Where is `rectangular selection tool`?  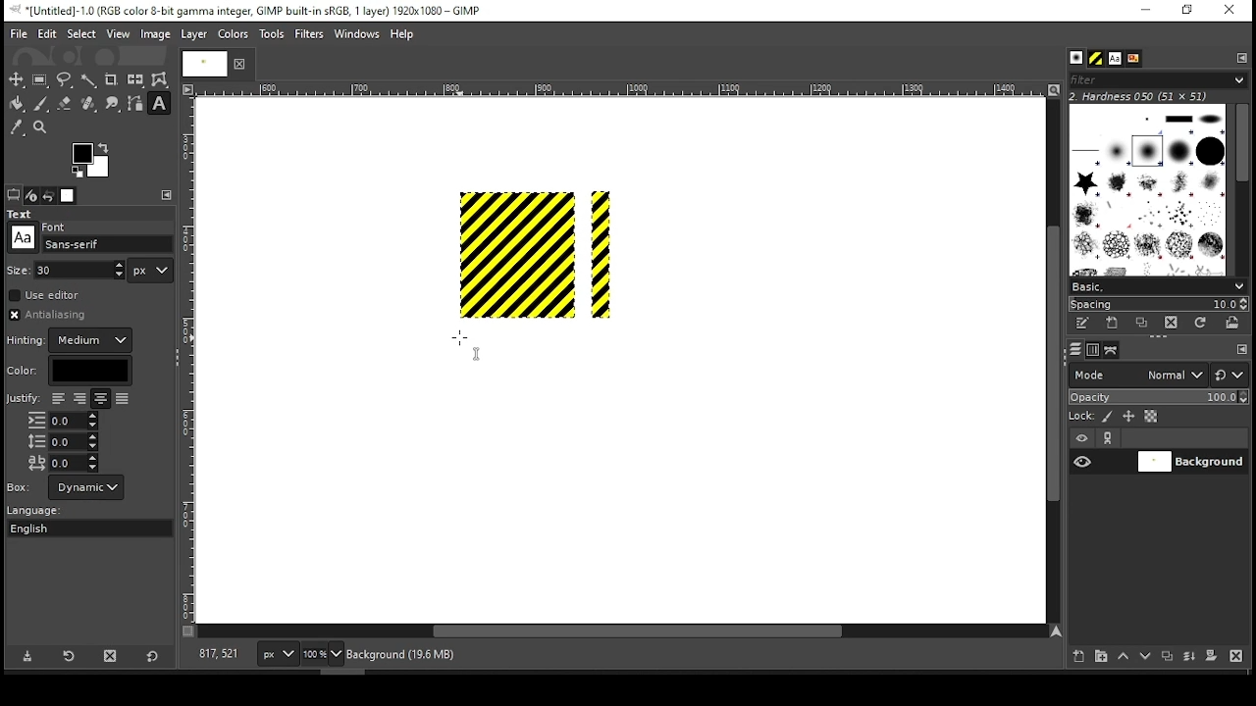 rectangular selection tool is located at coordinates (42, 79).